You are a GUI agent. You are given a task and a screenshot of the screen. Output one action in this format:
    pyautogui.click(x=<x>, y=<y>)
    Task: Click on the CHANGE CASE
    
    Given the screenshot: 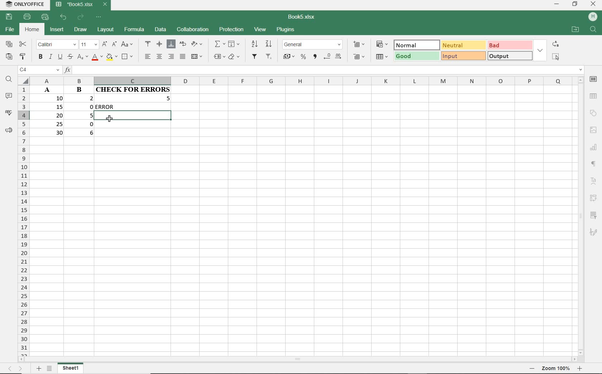 What is the action you would take?
    pyautogui.click(x=128, y=44)
    